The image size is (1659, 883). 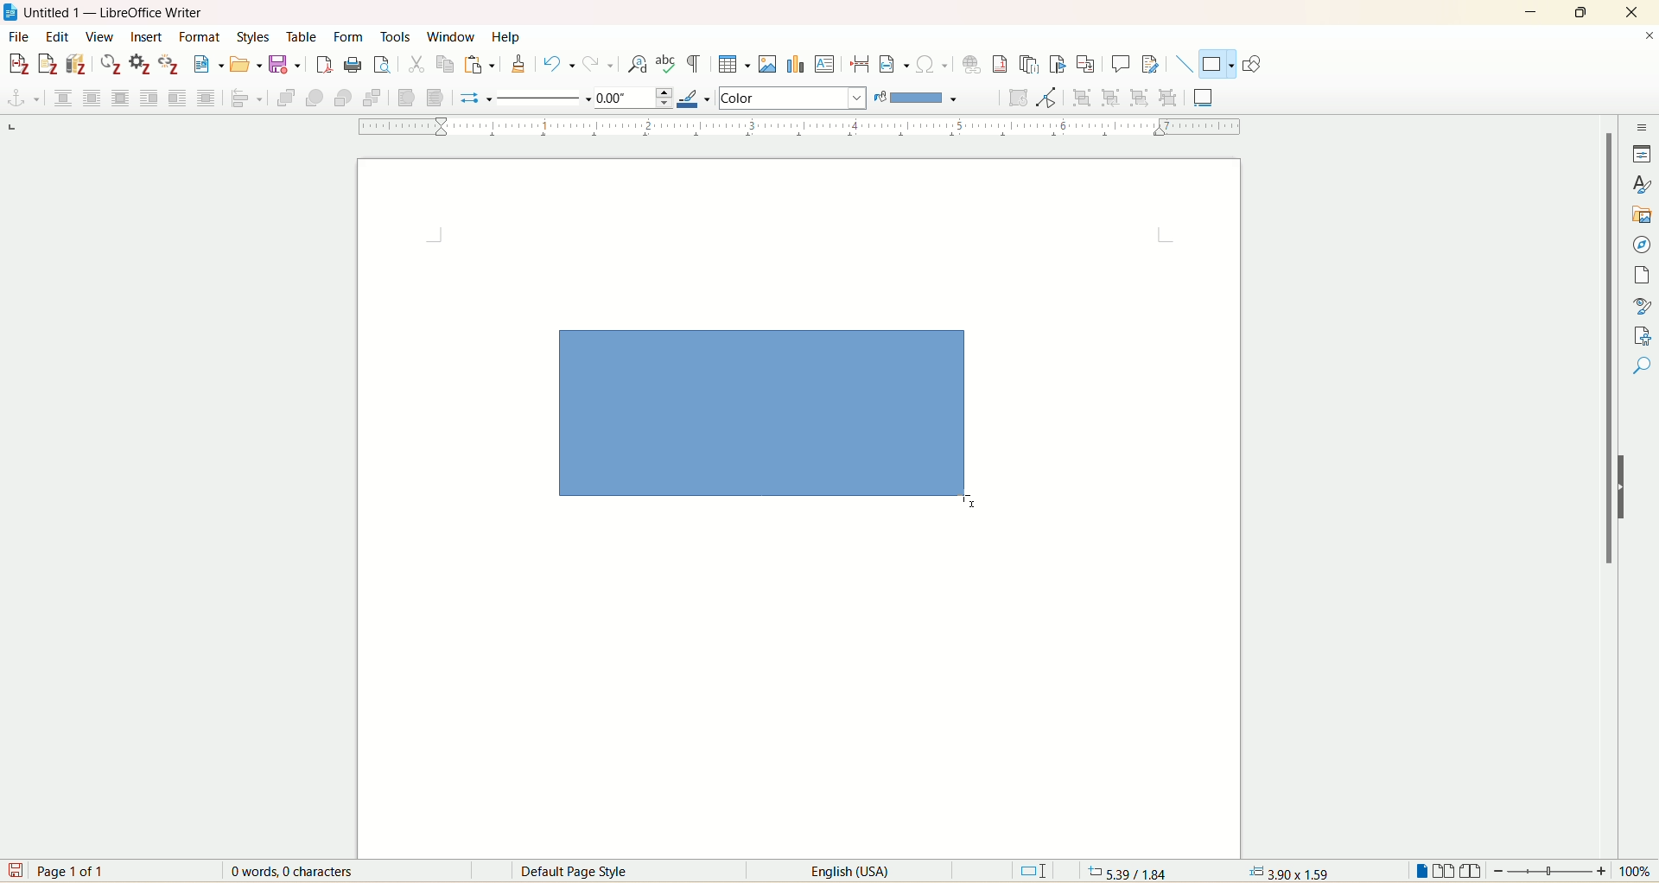 What do you see at coordinates (1642, 154) in the screenshot?
I see `properties` at bounding box center [1642, 154].